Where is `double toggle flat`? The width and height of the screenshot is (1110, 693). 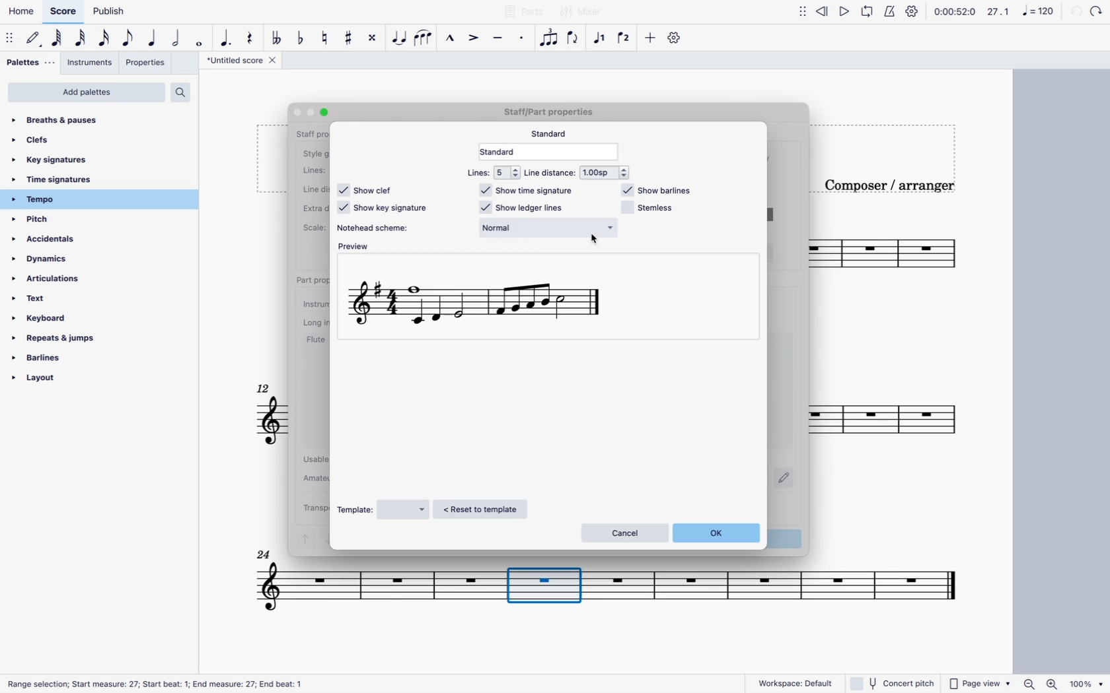
double toggle flat is located at coordinates (277, 38).